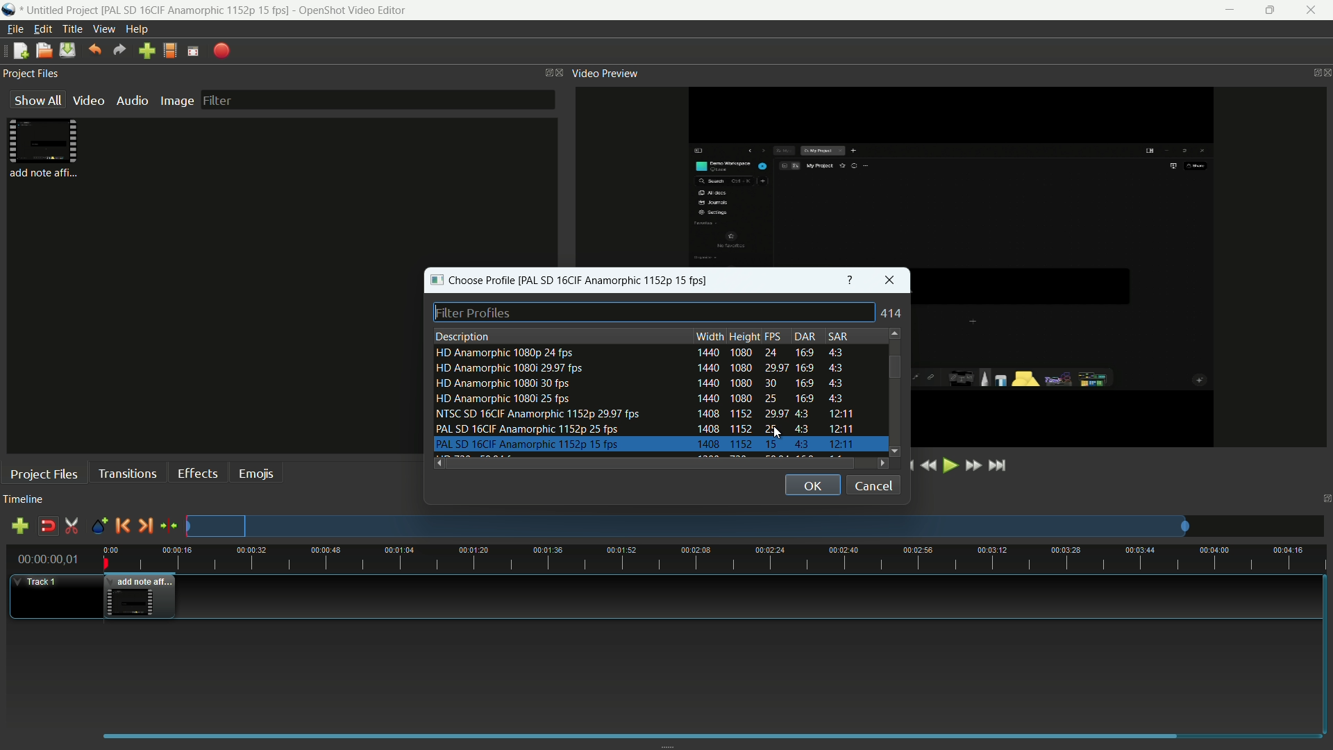 The height and width of the screenshot is (750, 1333). Describe the element at coordinates (221, 51) in the screenshot. I see `export` at that location.